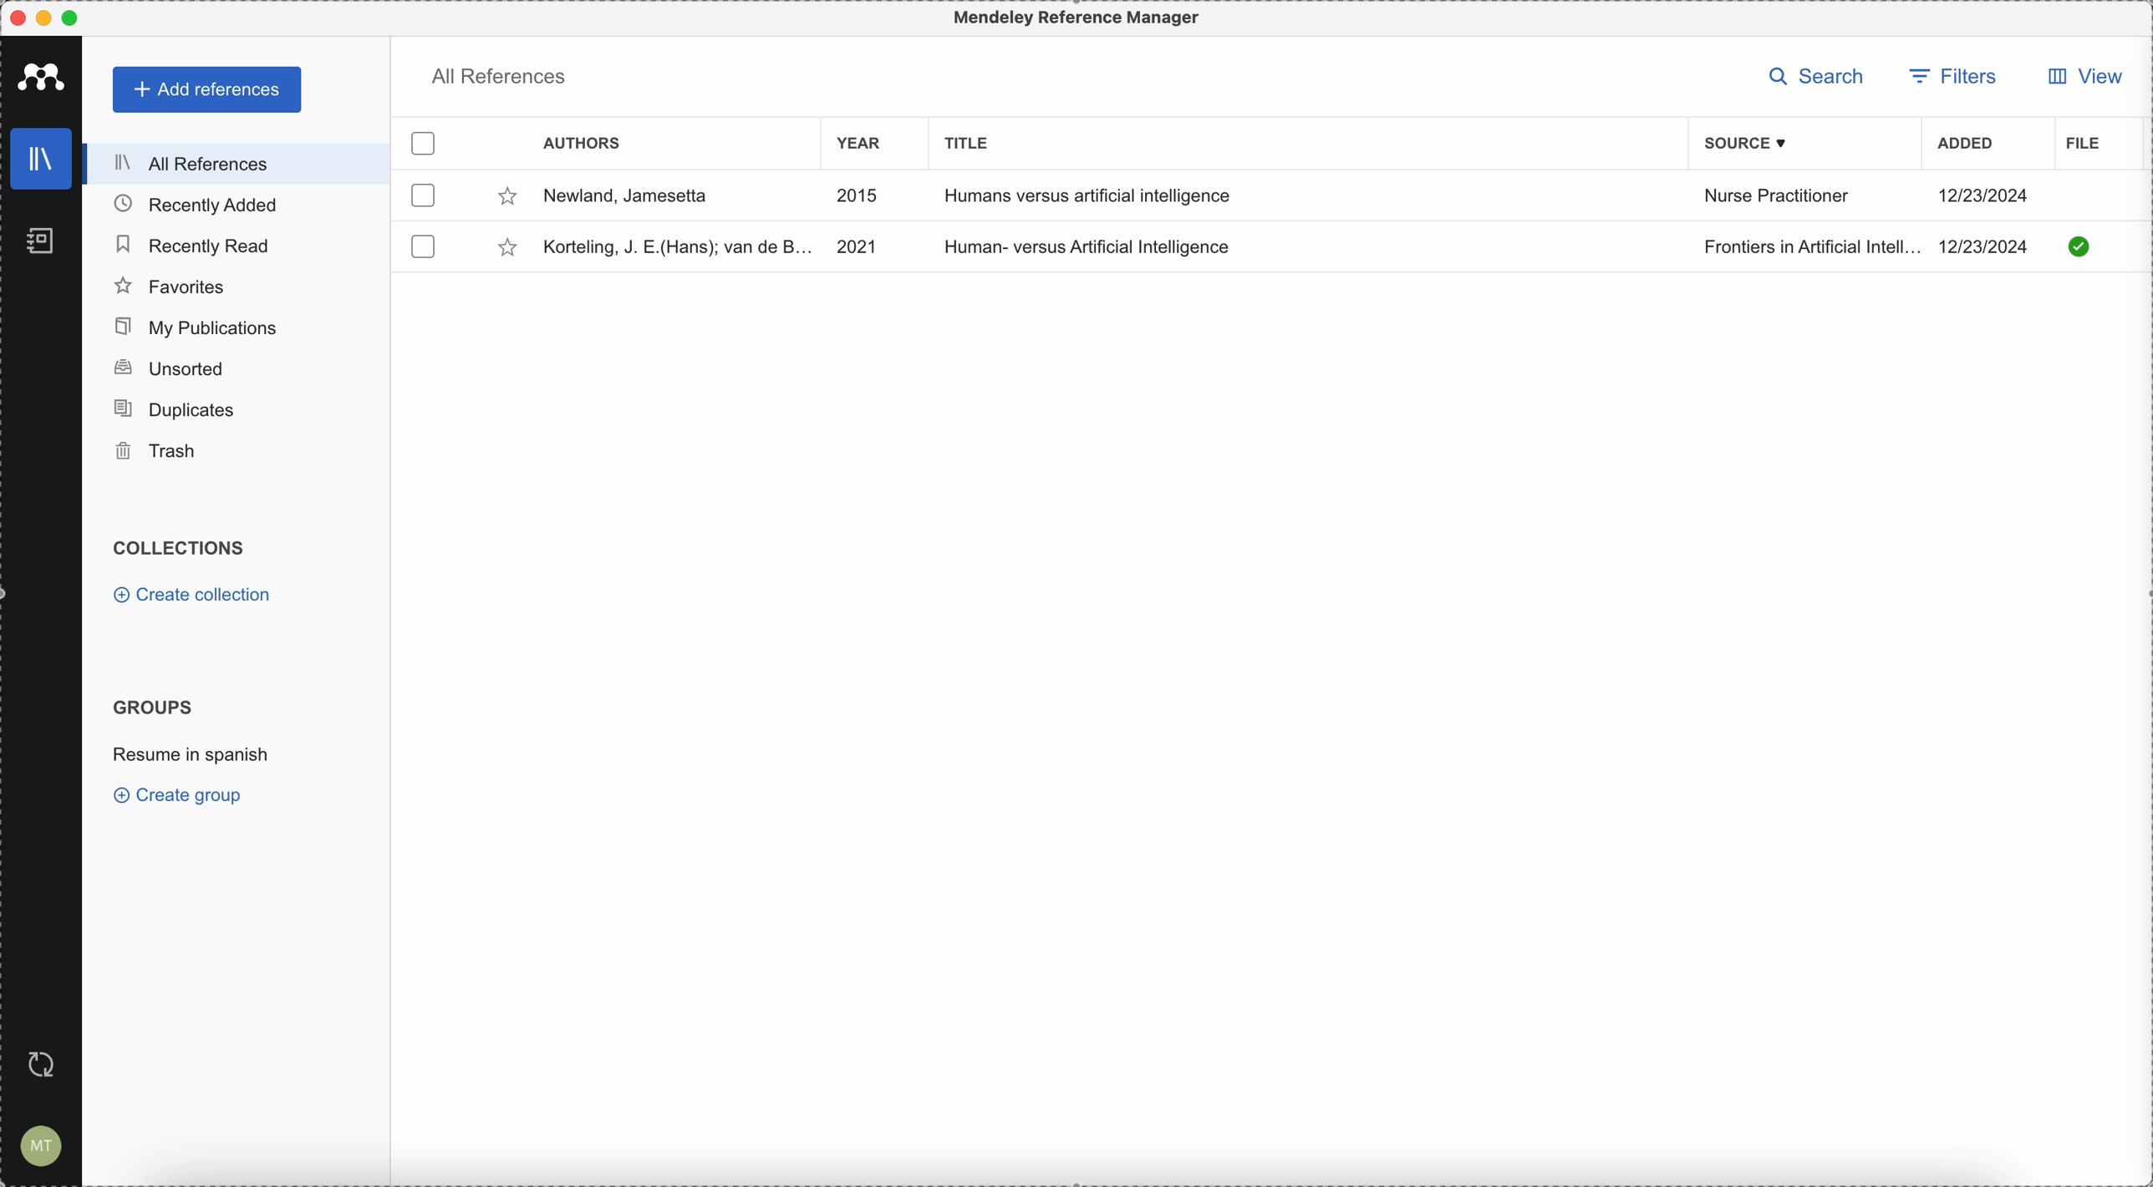 Image resolution: width=2153 pixels, height=1187 pixels. What do you see at coordinates (637, 192) in the screenshot?
I see `Newland, Jamesetta` at bounding box center [637, 192].